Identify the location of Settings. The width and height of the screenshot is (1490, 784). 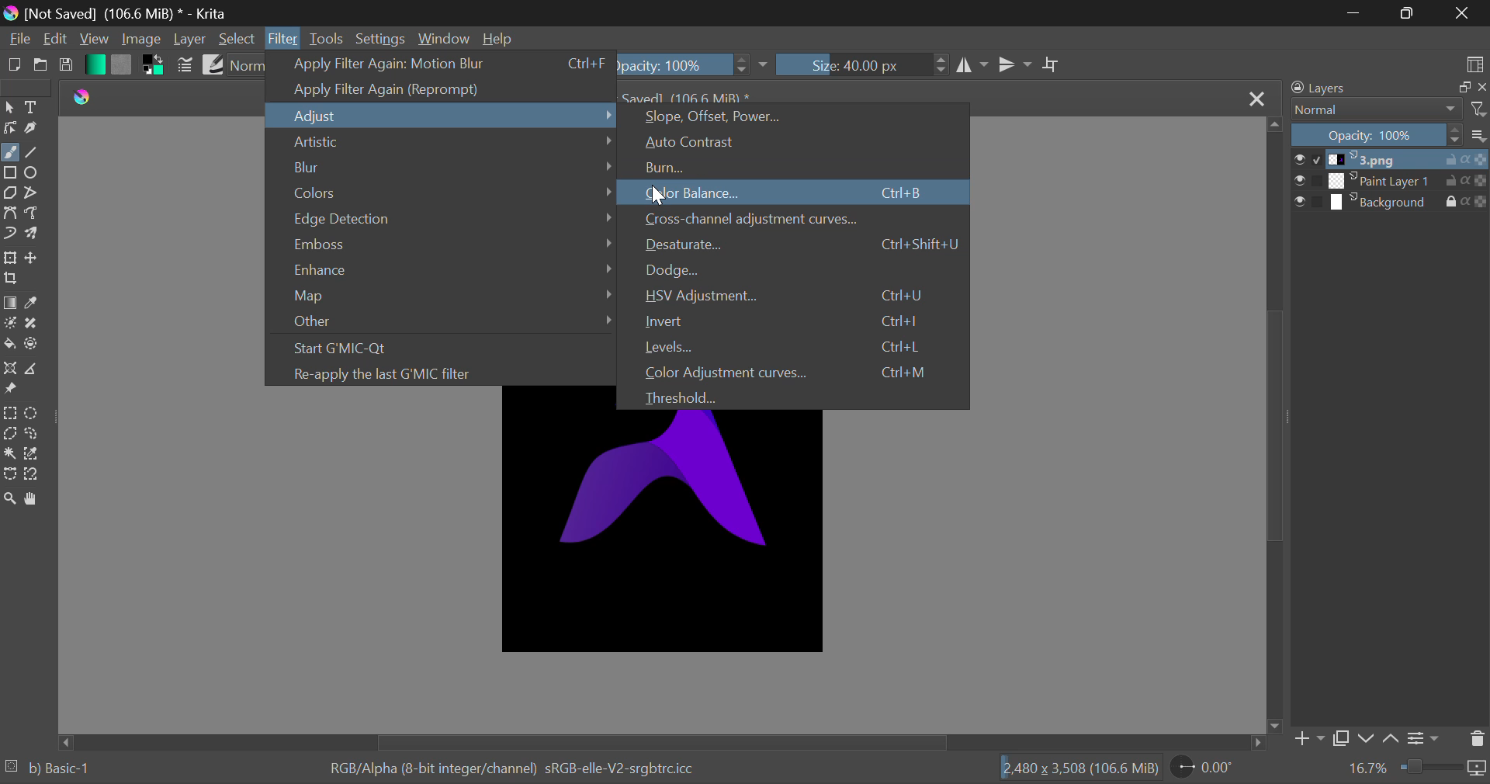
(381, 39).